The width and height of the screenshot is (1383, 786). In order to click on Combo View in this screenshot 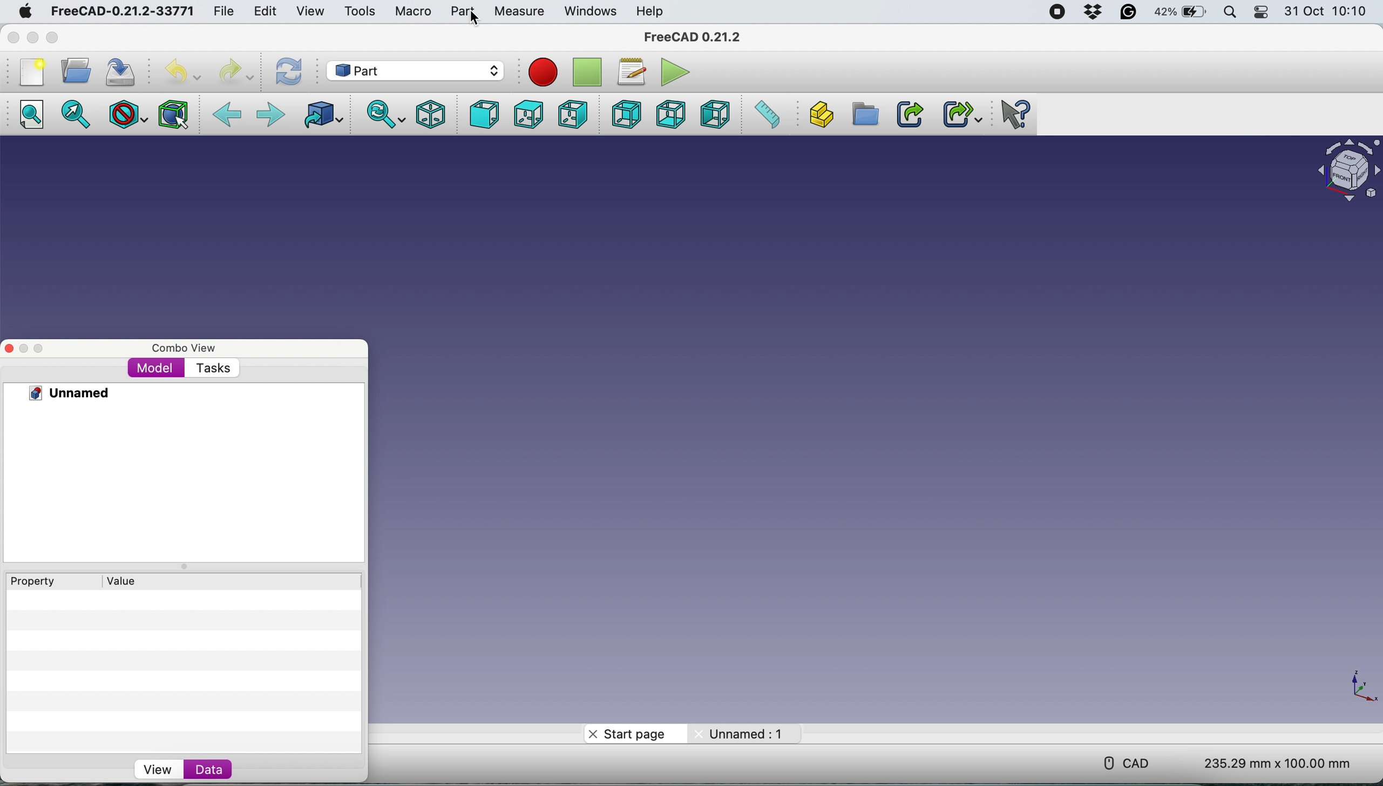, I will do `click(185, 349)`.